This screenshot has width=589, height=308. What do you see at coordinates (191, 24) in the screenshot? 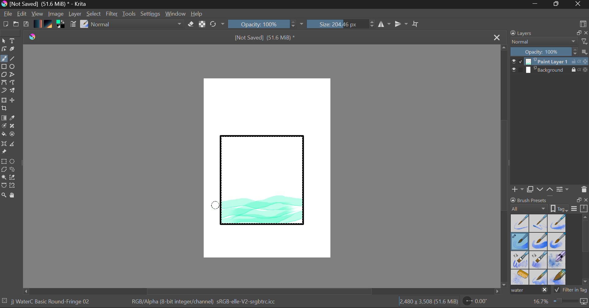
I see `Eraser` at bounding box center [191, 24].